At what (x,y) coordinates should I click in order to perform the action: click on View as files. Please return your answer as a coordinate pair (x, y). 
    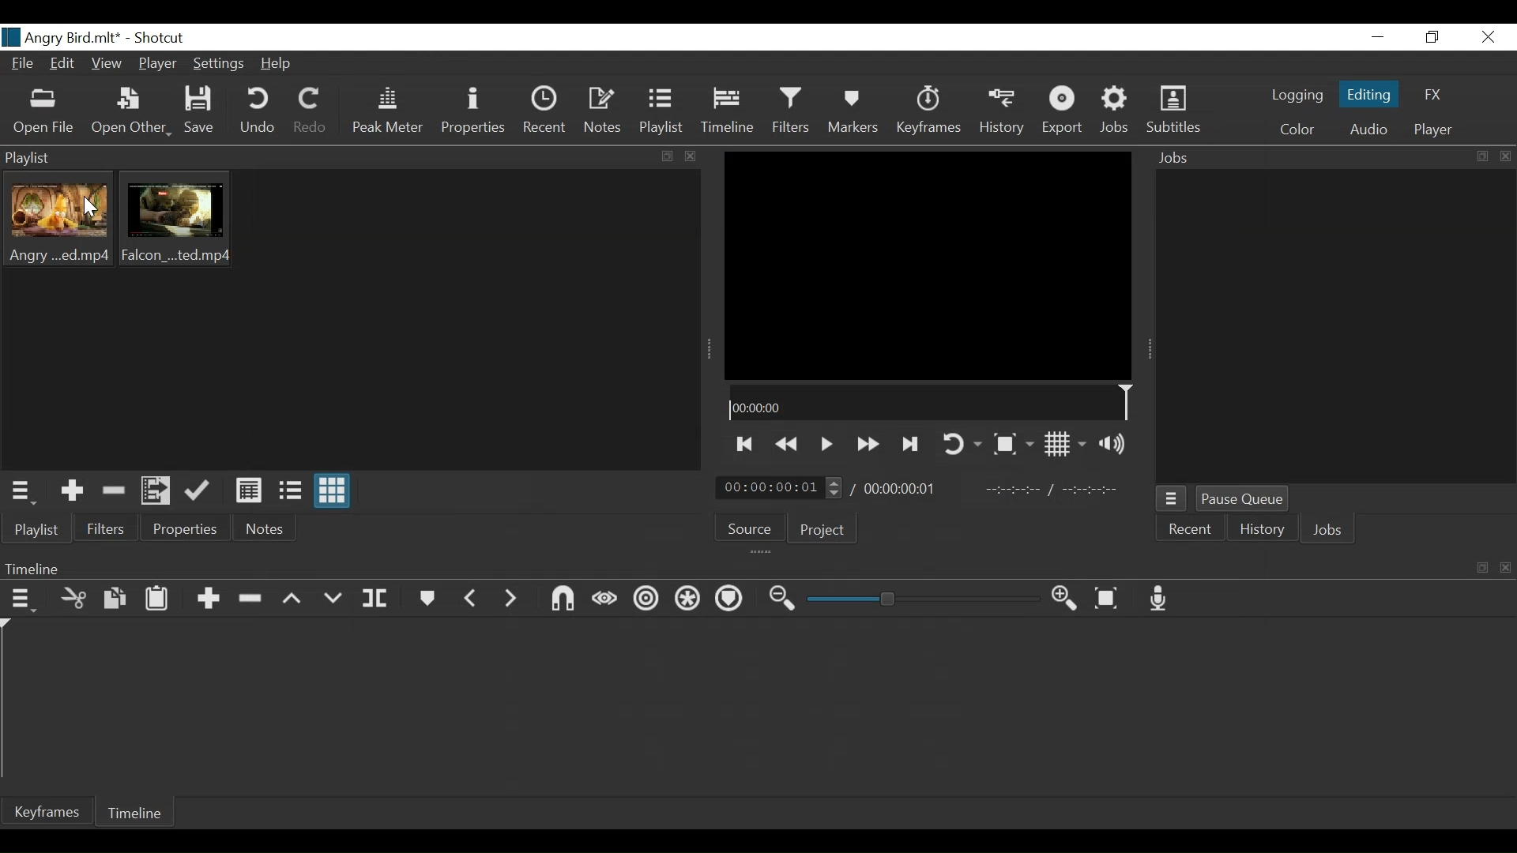
    Looking at the image, I should click on (292, 489).